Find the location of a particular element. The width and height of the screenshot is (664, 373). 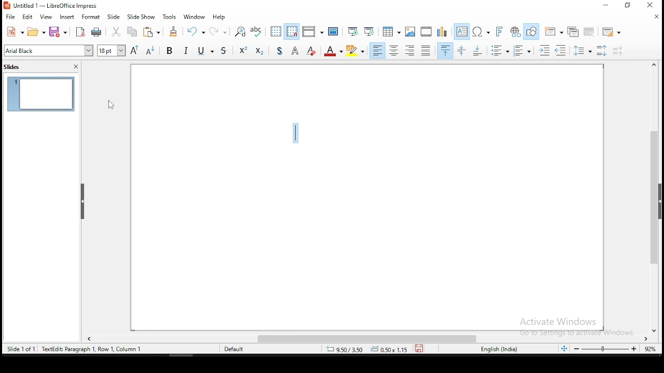

image is located at coordinates (411, 32).